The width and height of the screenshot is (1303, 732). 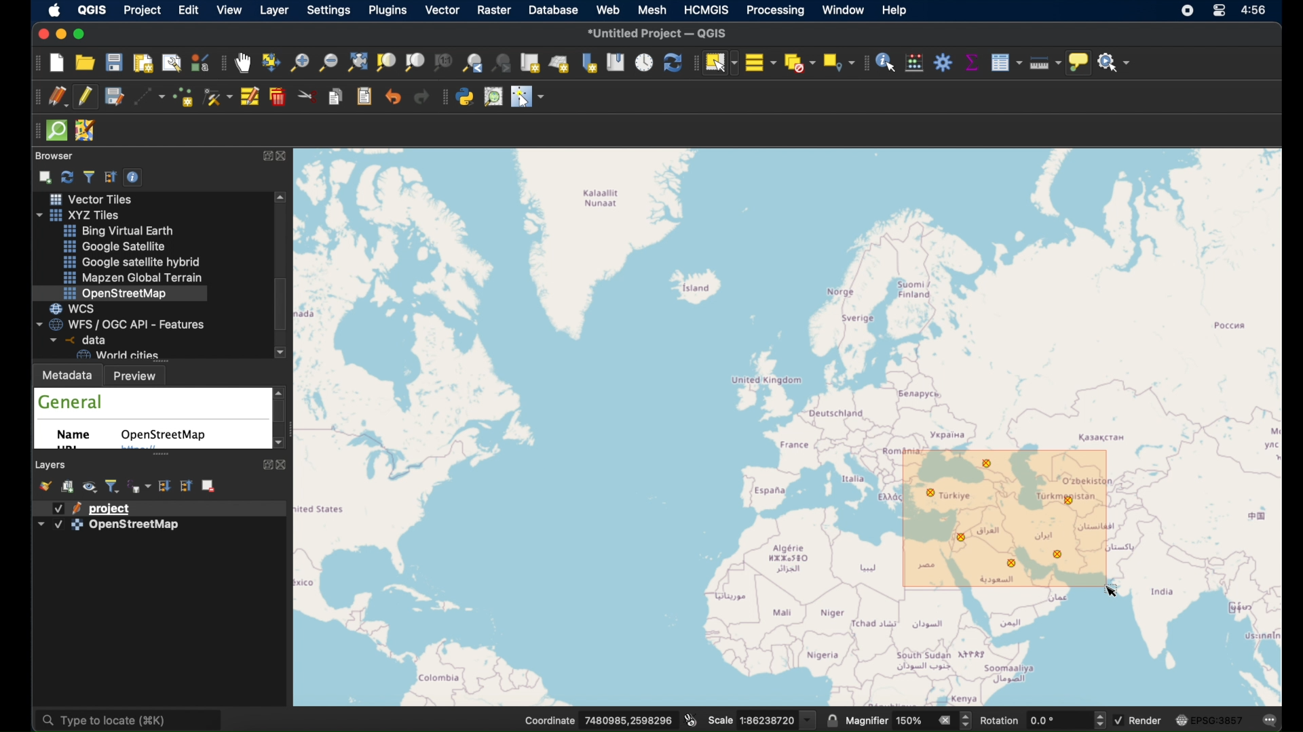 I want to click on new map view, so click(x=531, y=63).